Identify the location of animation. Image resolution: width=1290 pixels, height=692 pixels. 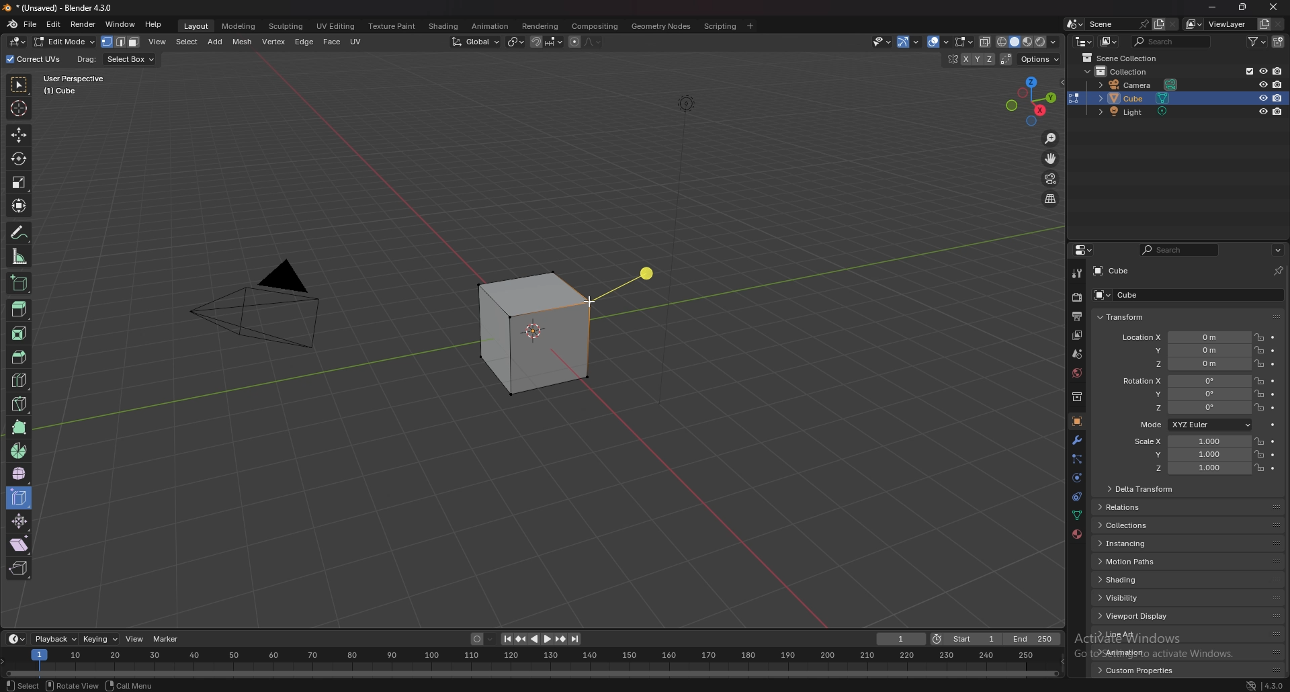
(491, 26).